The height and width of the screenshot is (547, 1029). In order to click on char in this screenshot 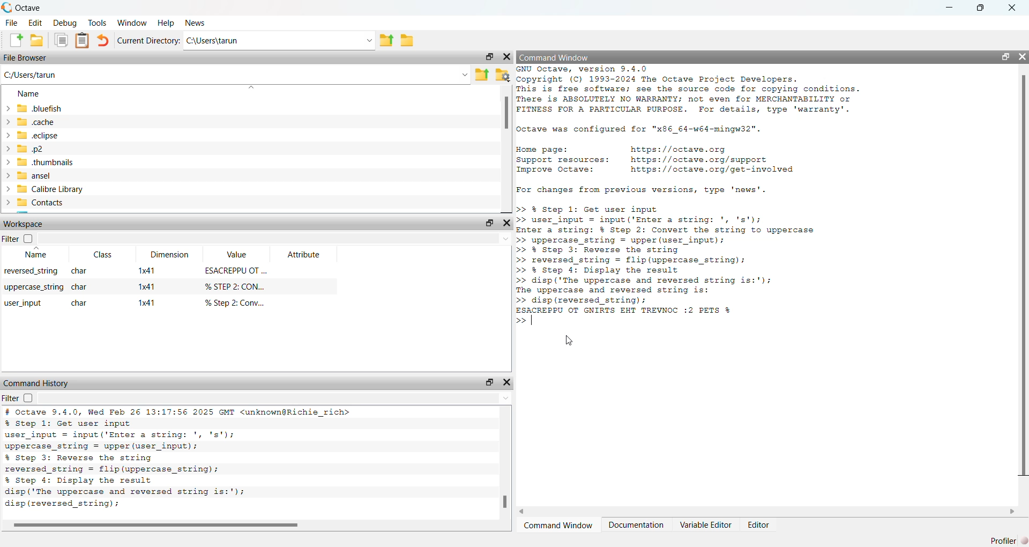, I will do `click(83, 301)`.